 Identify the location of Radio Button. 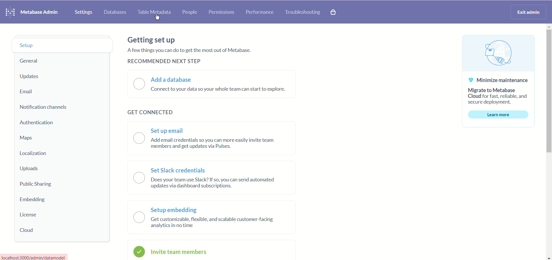
(137, 84).